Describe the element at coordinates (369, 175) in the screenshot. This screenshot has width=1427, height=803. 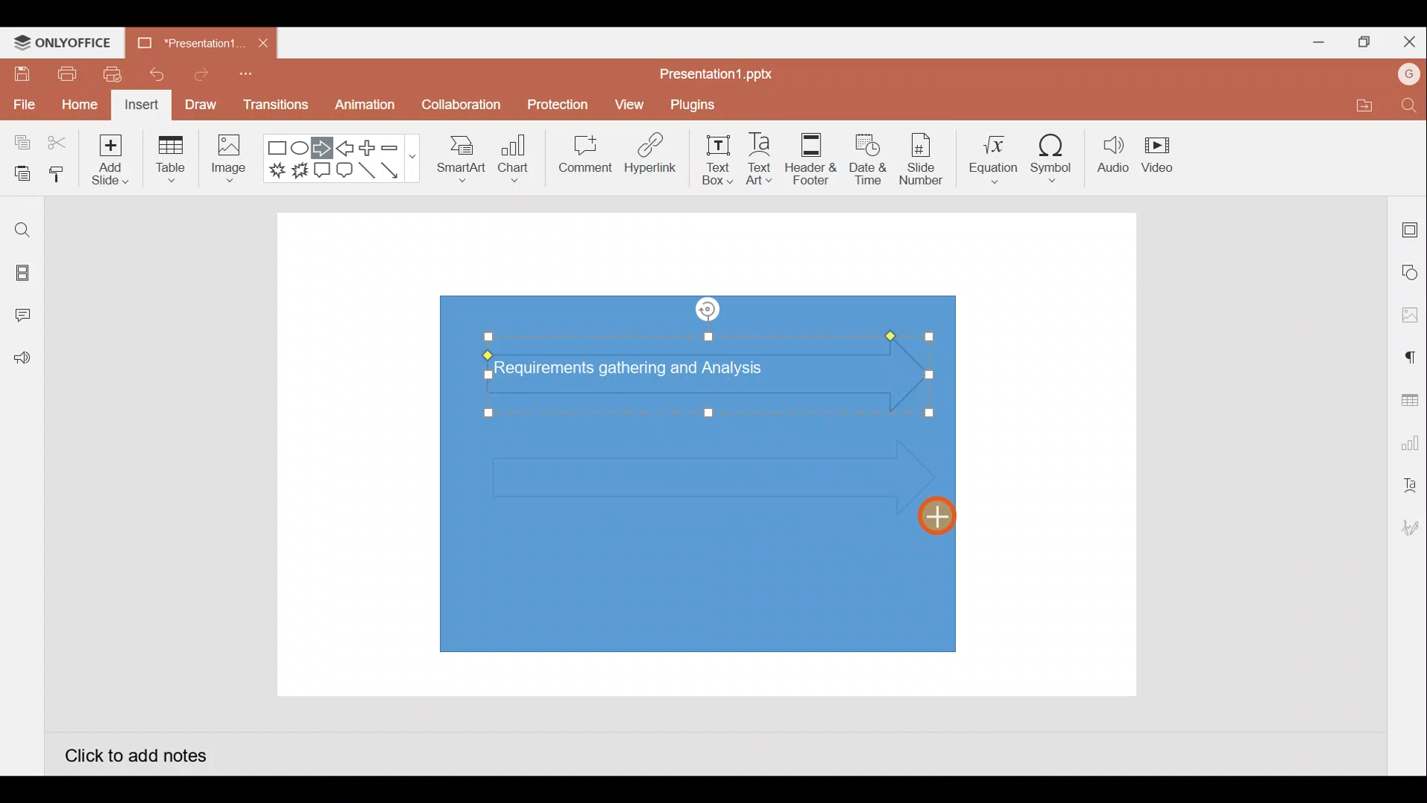
I see `Line` at that location.